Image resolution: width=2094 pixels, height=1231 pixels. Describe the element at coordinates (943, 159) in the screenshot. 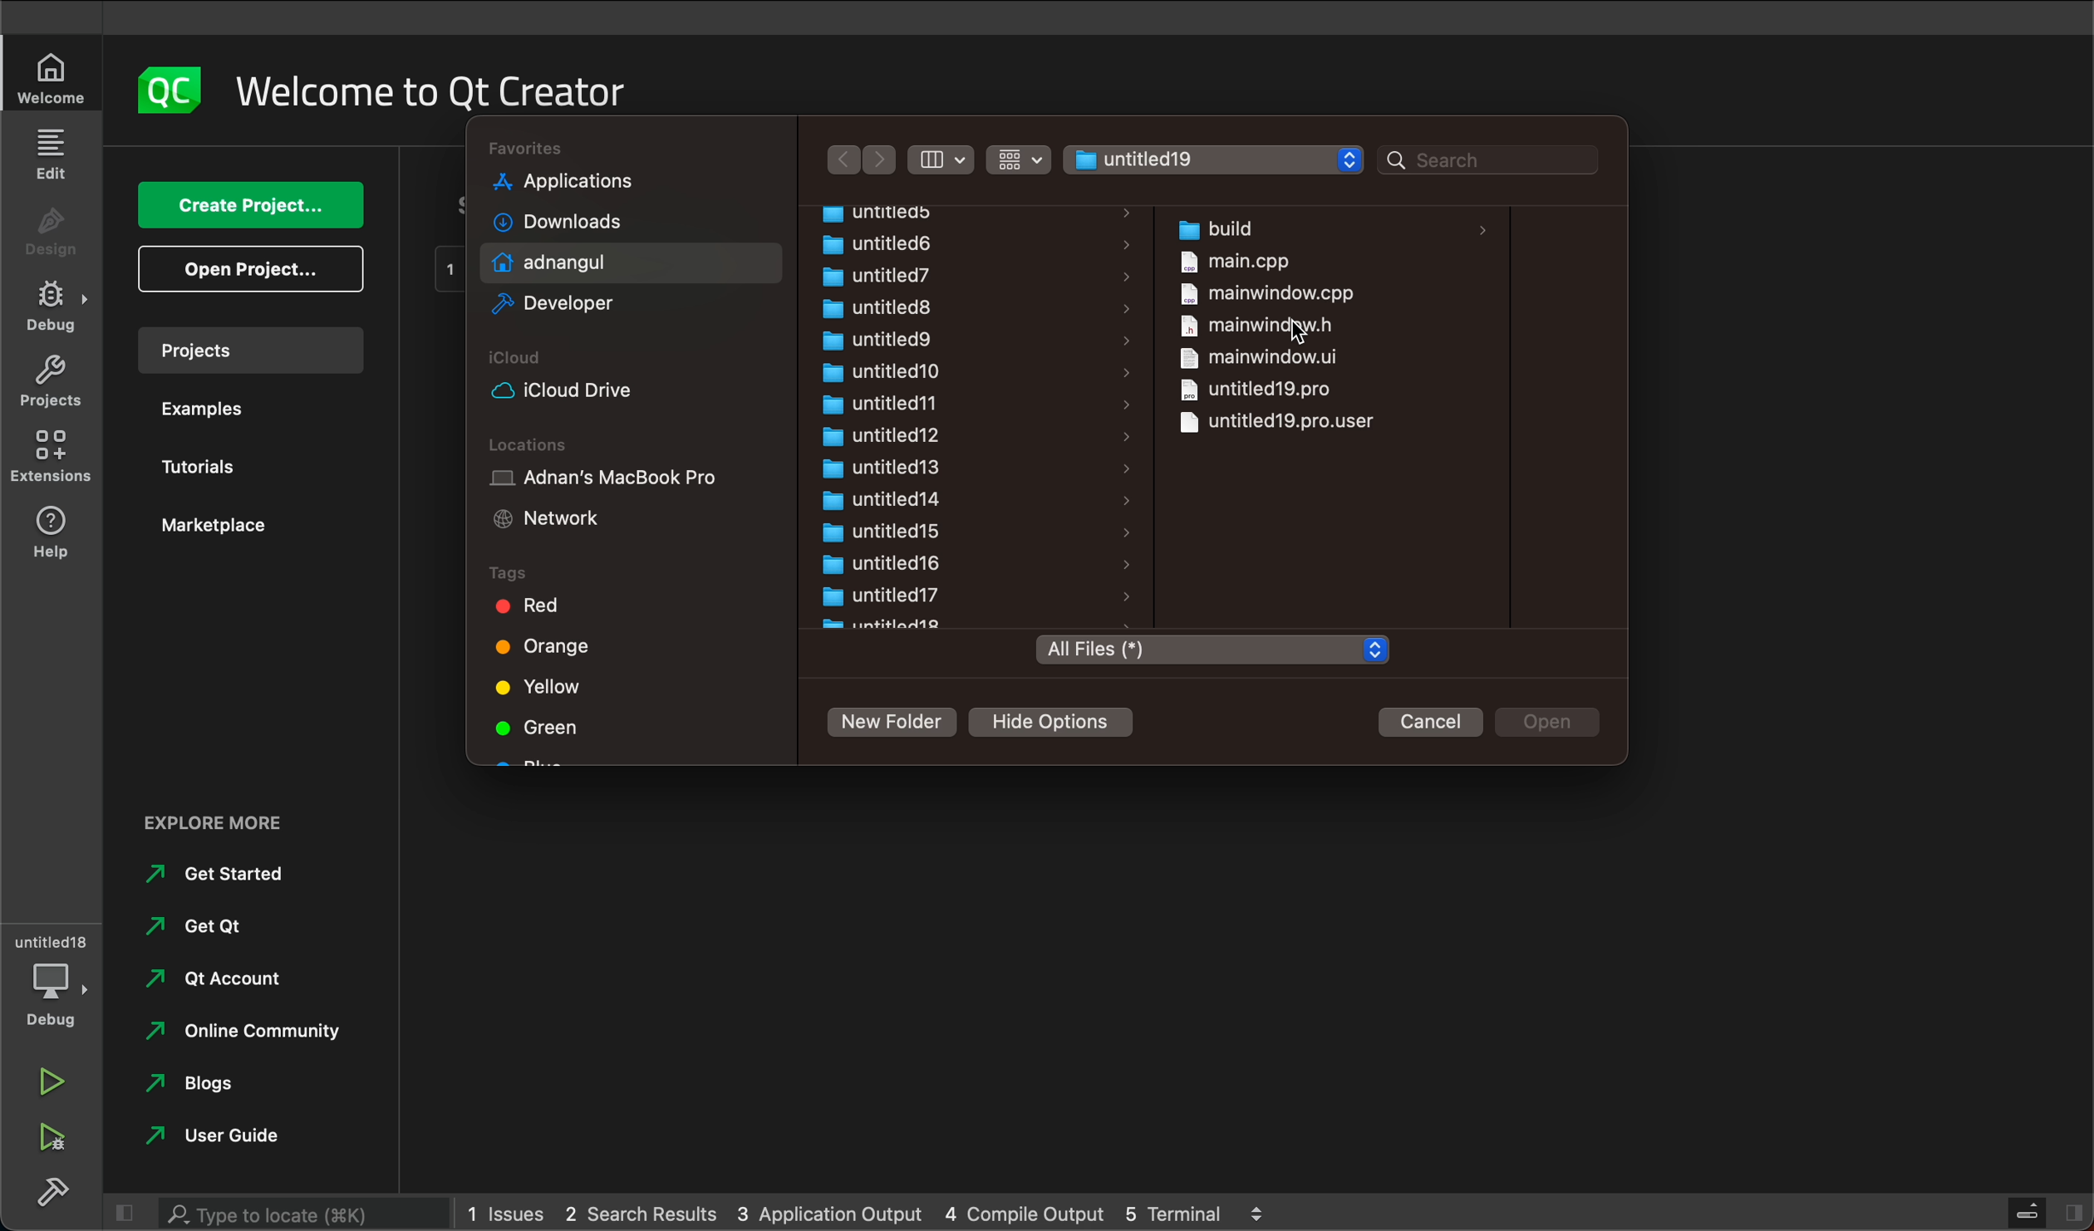

I see `filter` at that location.